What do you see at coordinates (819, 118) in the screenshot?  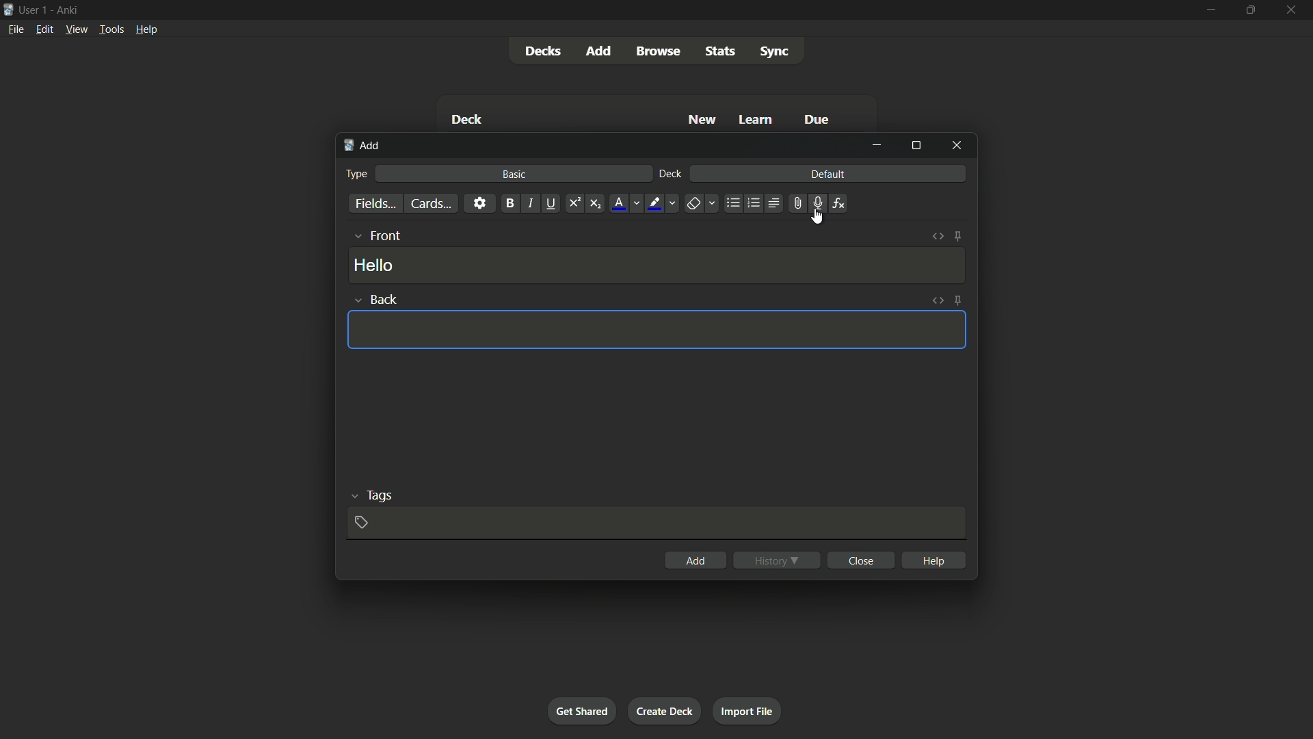 I see `due` at bounding box center [819, 118].